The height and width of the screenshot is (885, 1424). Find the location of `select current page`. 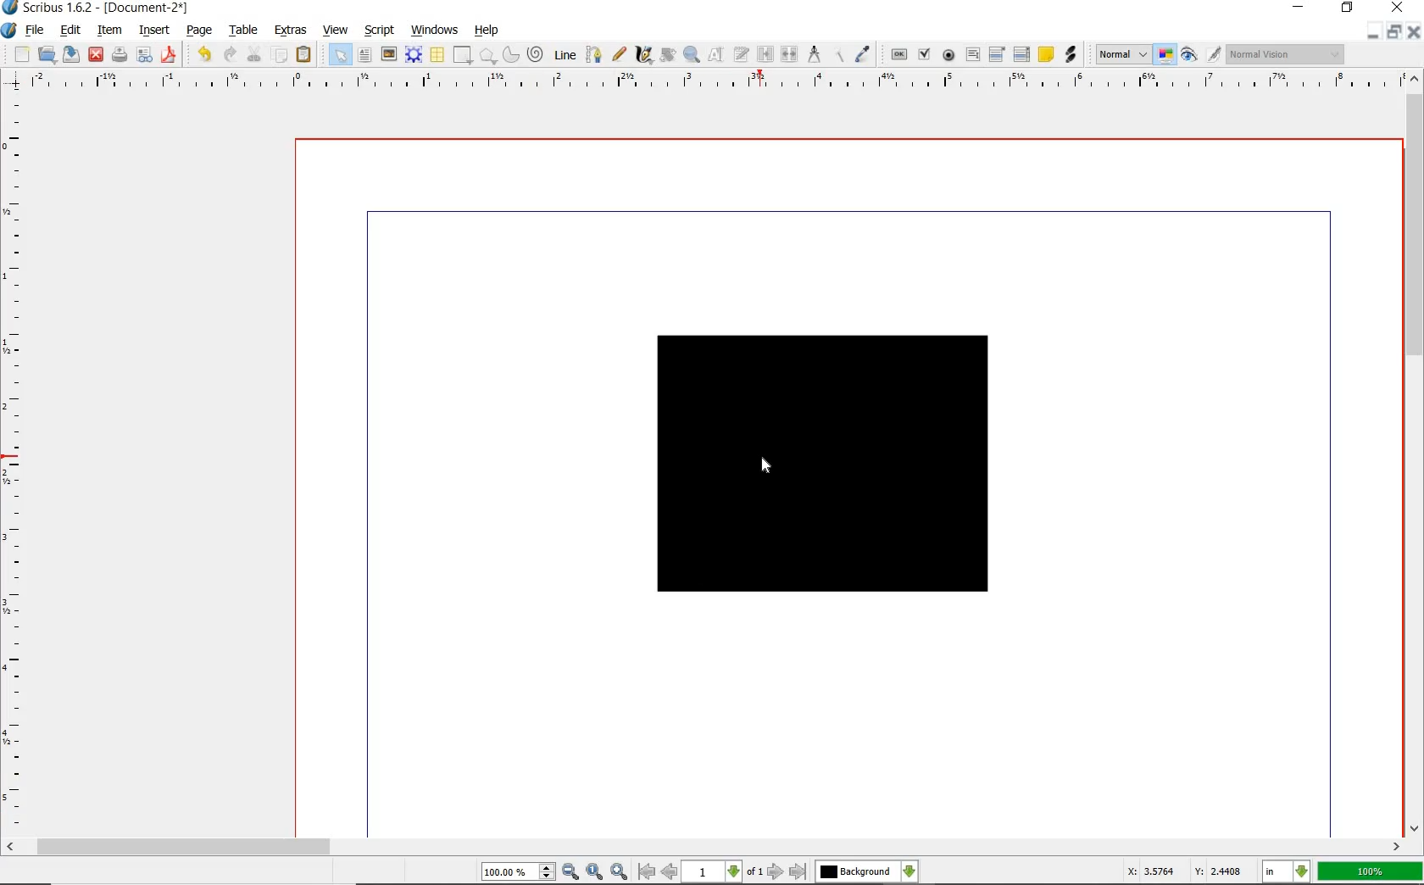

select current page is located at coordinates (722, 872).